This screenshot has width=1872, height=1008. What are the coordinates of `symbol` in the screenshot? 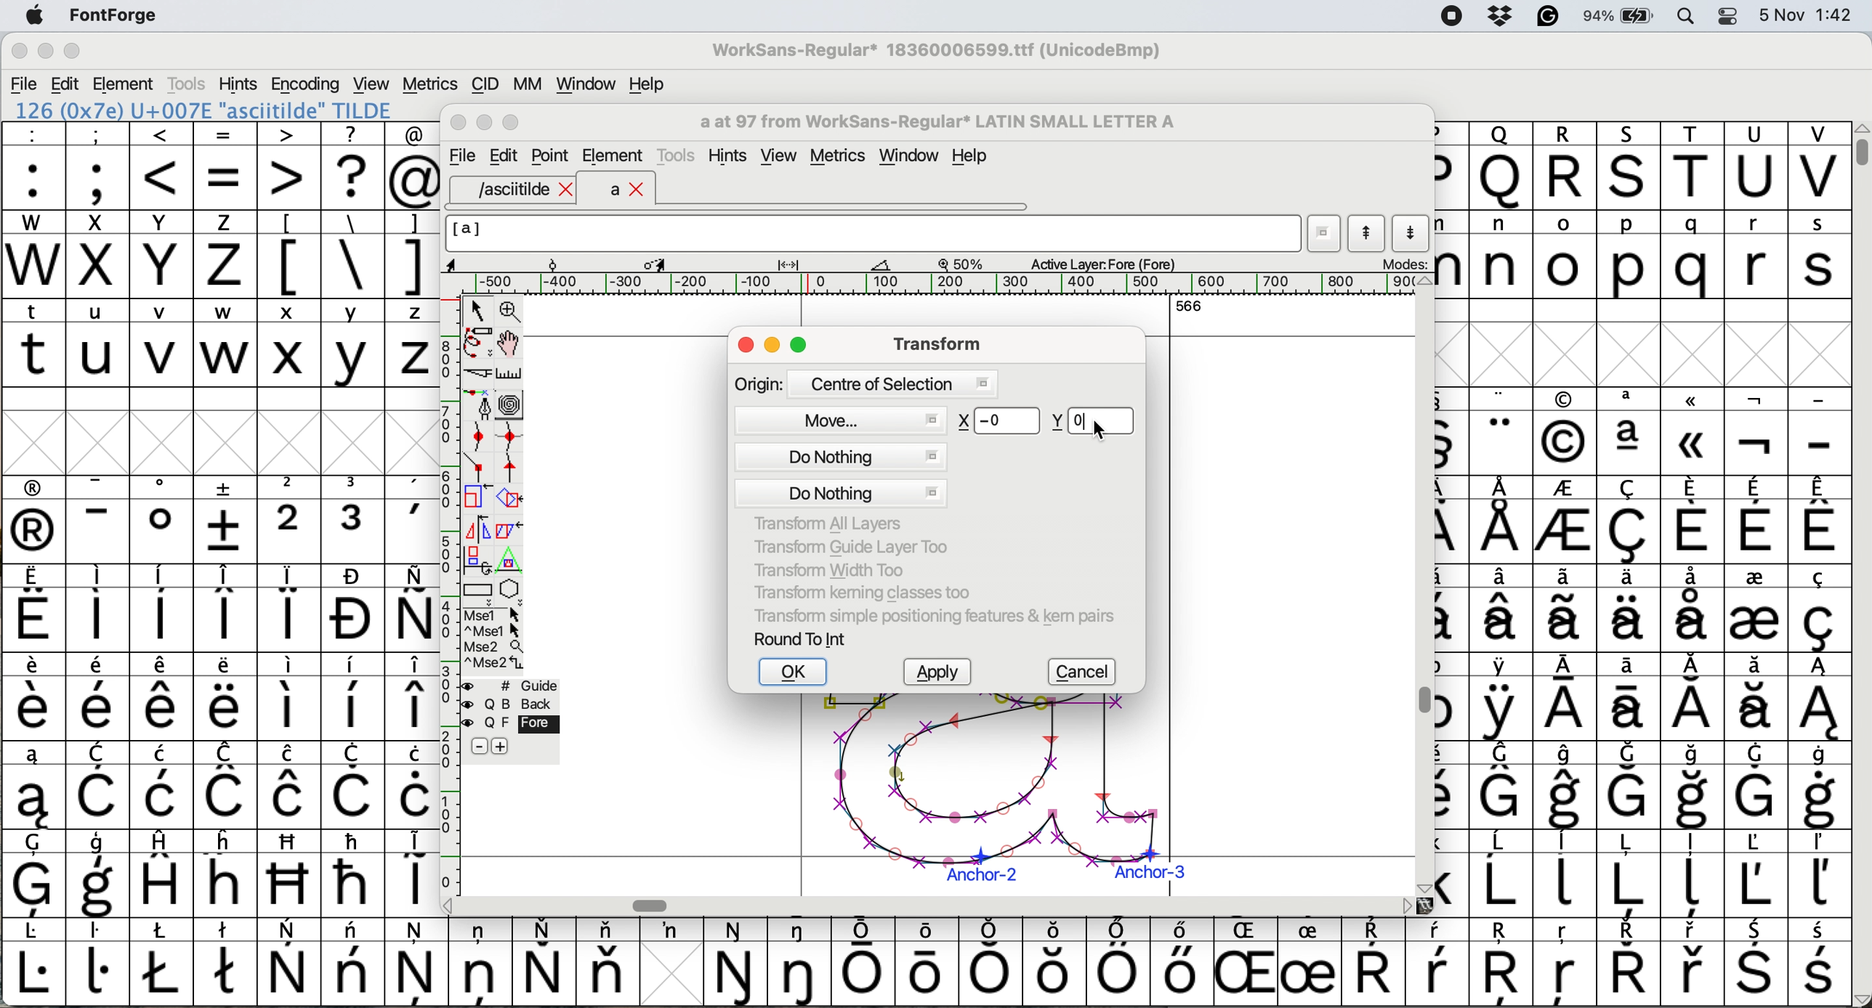 It's located at (1501, 697).